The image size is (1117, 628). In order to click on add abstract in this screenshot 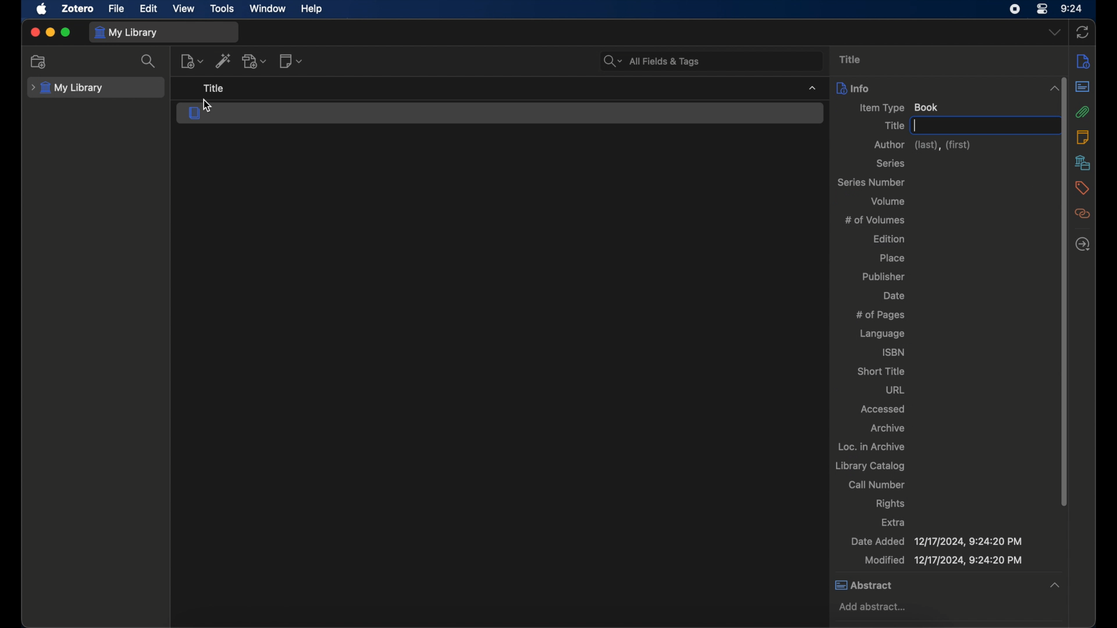, I will do `click(877, 606)`.